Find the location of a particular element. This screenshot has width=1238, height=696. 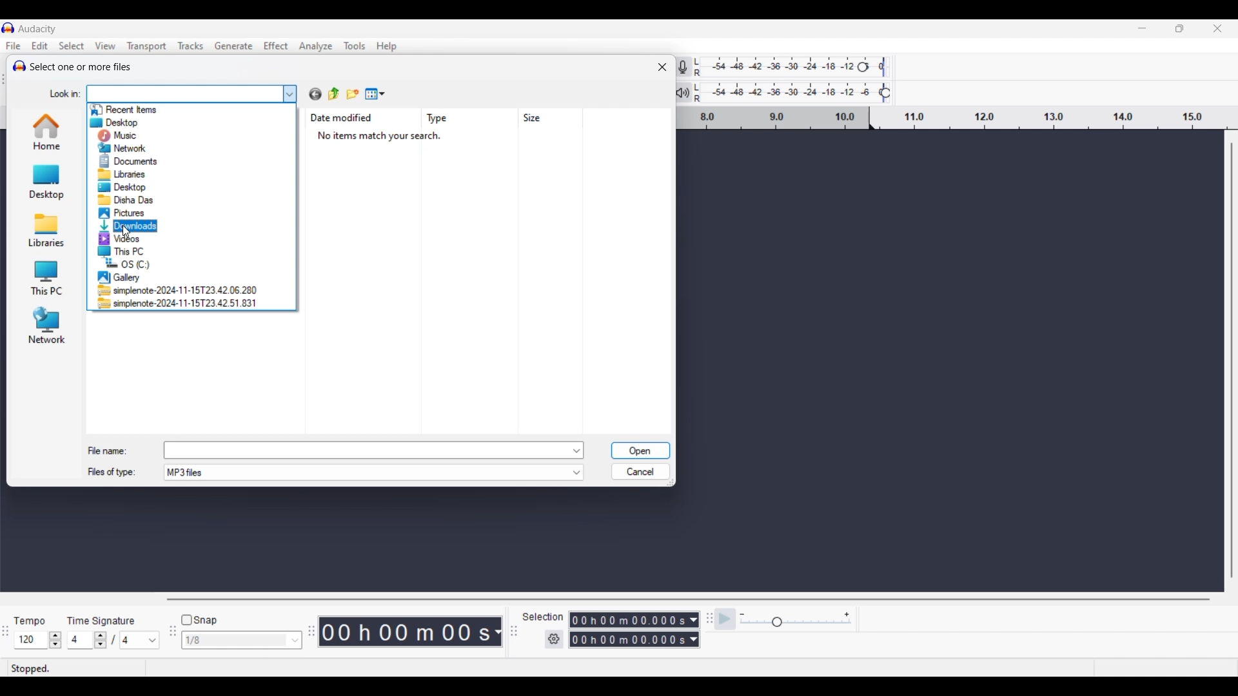

Type in file name is located at coordinates (366, 450).